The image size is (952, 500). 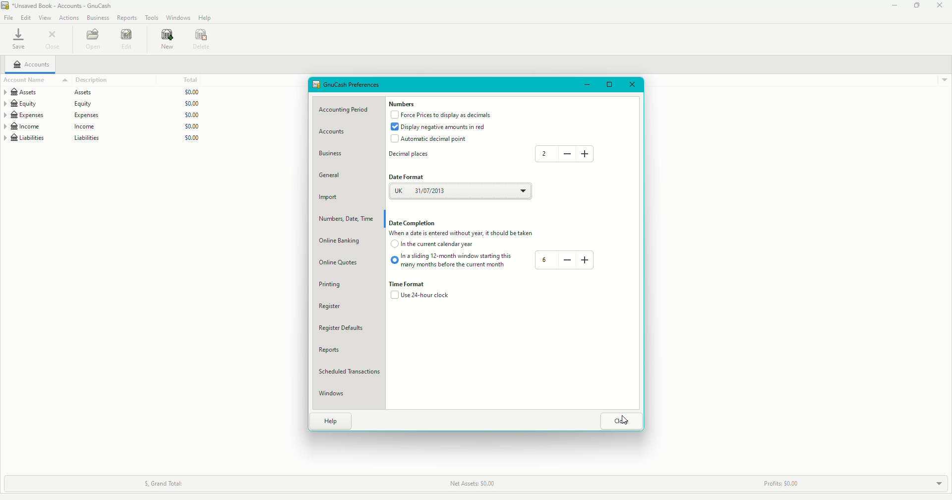 I want to click on 2, so click(x=542, y=153).